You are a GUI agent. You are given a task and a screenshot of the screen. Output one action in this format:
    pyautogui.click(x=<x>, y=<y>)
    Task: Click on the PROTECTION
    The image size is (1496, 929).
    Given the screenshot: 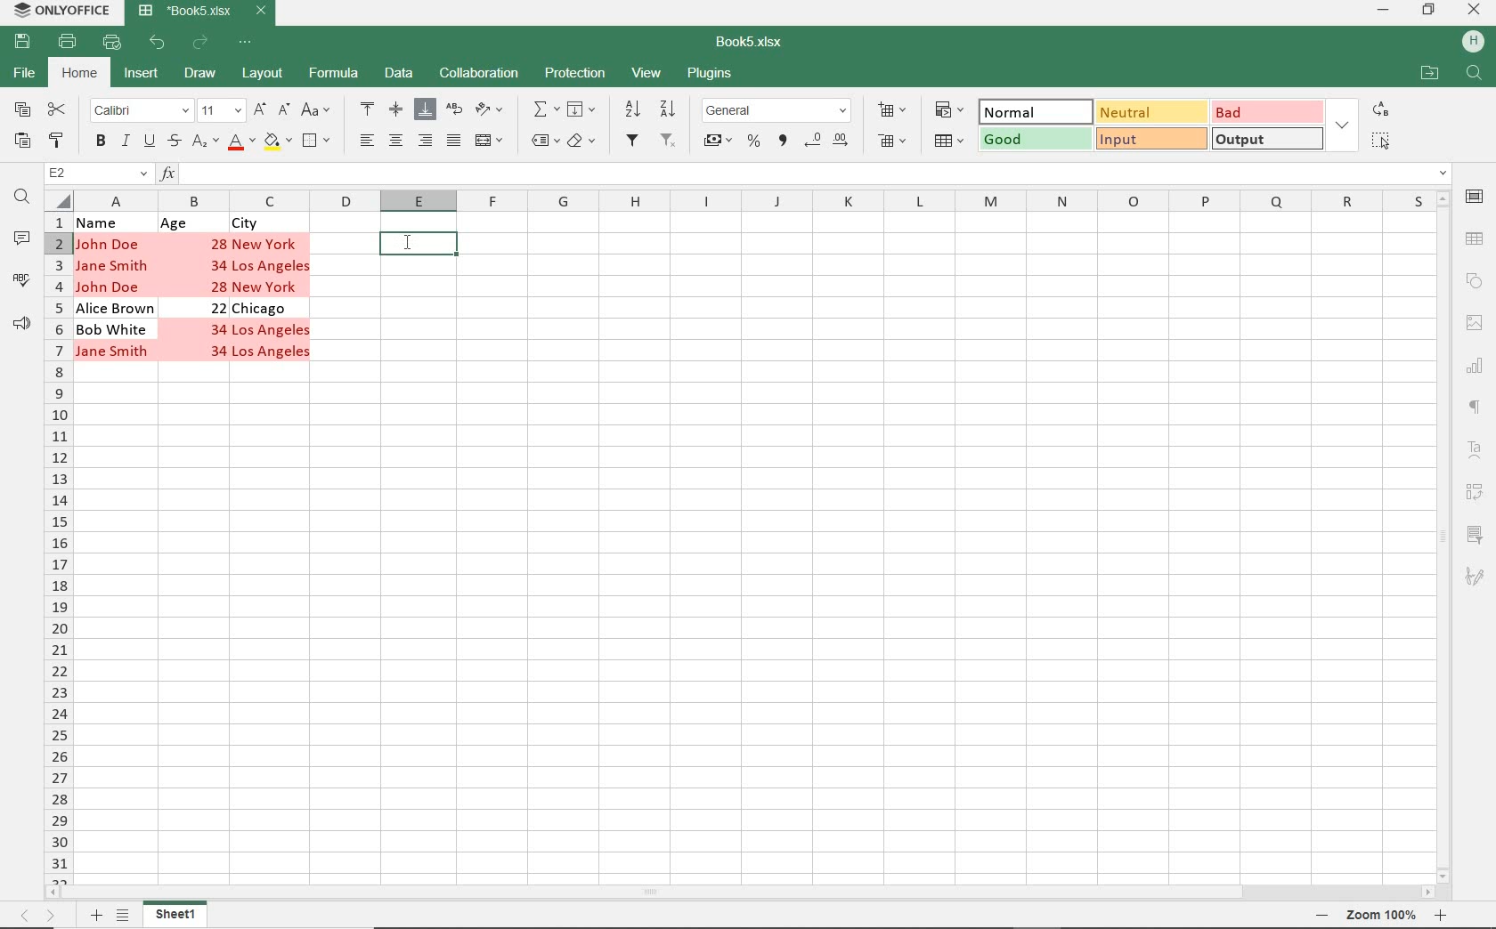 What is the action you would take?
    pyautogui.click(x=574, y=75)
    